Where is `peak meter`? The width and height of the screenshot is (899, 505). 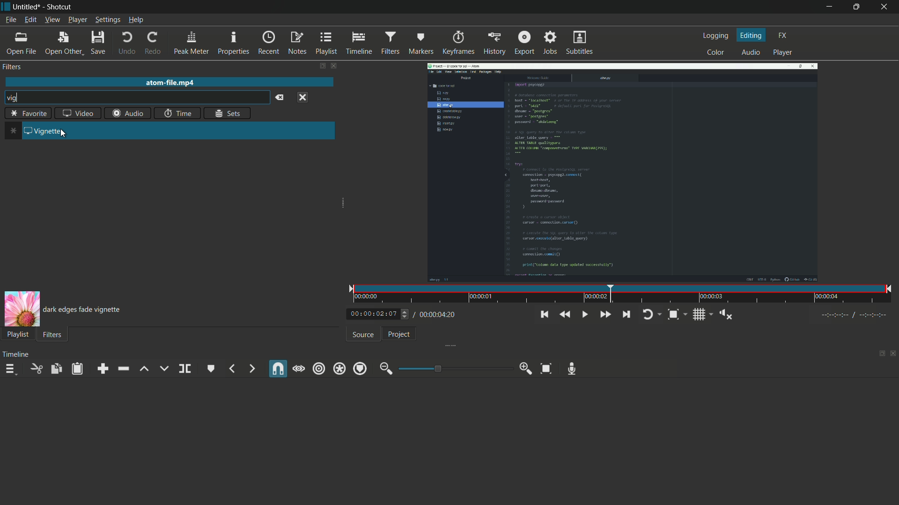
peak meter is located at coordinates (191, 43).